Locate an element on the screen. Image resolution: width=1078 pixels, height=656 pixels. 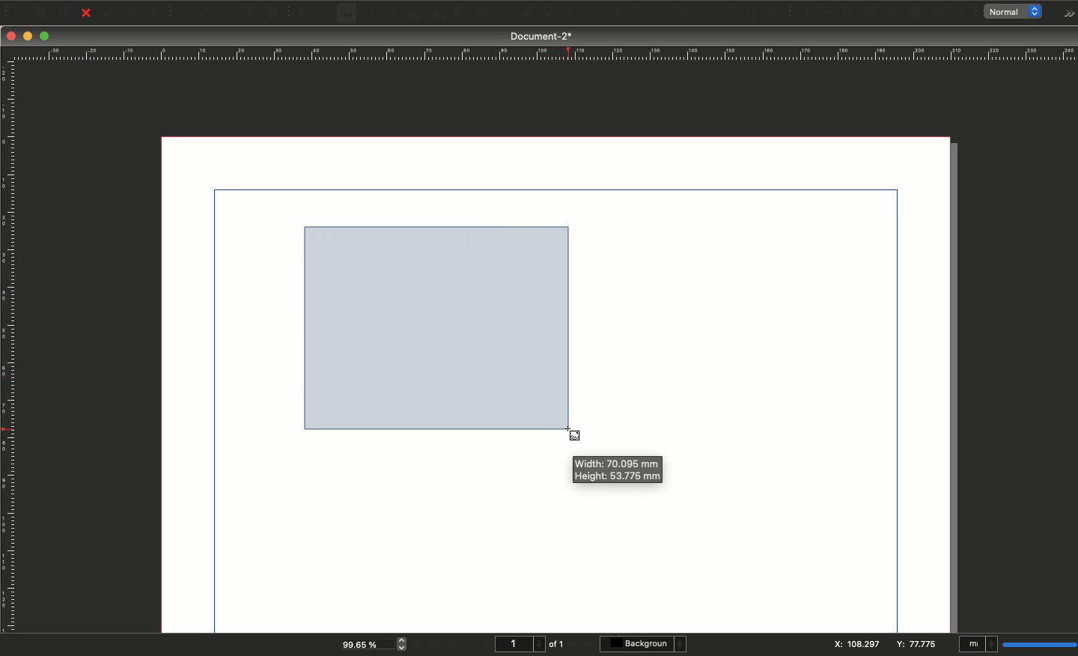
Select item is located at coordinates (302, 14).